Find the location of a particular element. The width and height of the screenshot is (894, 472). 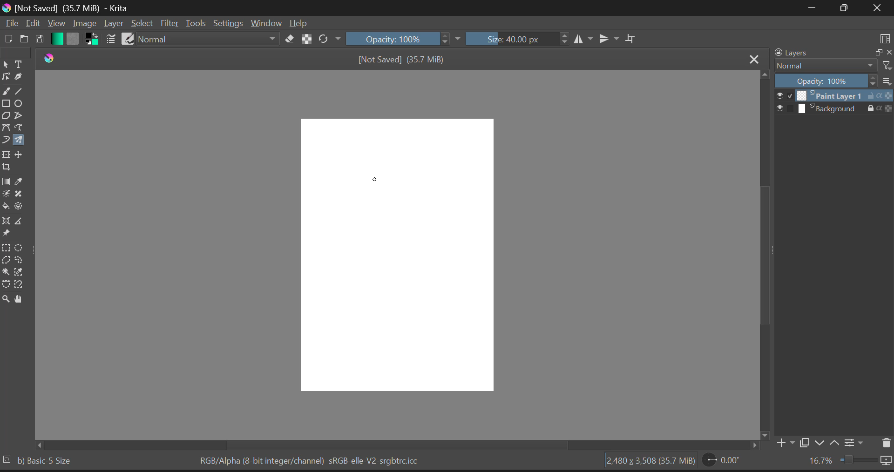

0.00 is located at coordinates (723, 462).